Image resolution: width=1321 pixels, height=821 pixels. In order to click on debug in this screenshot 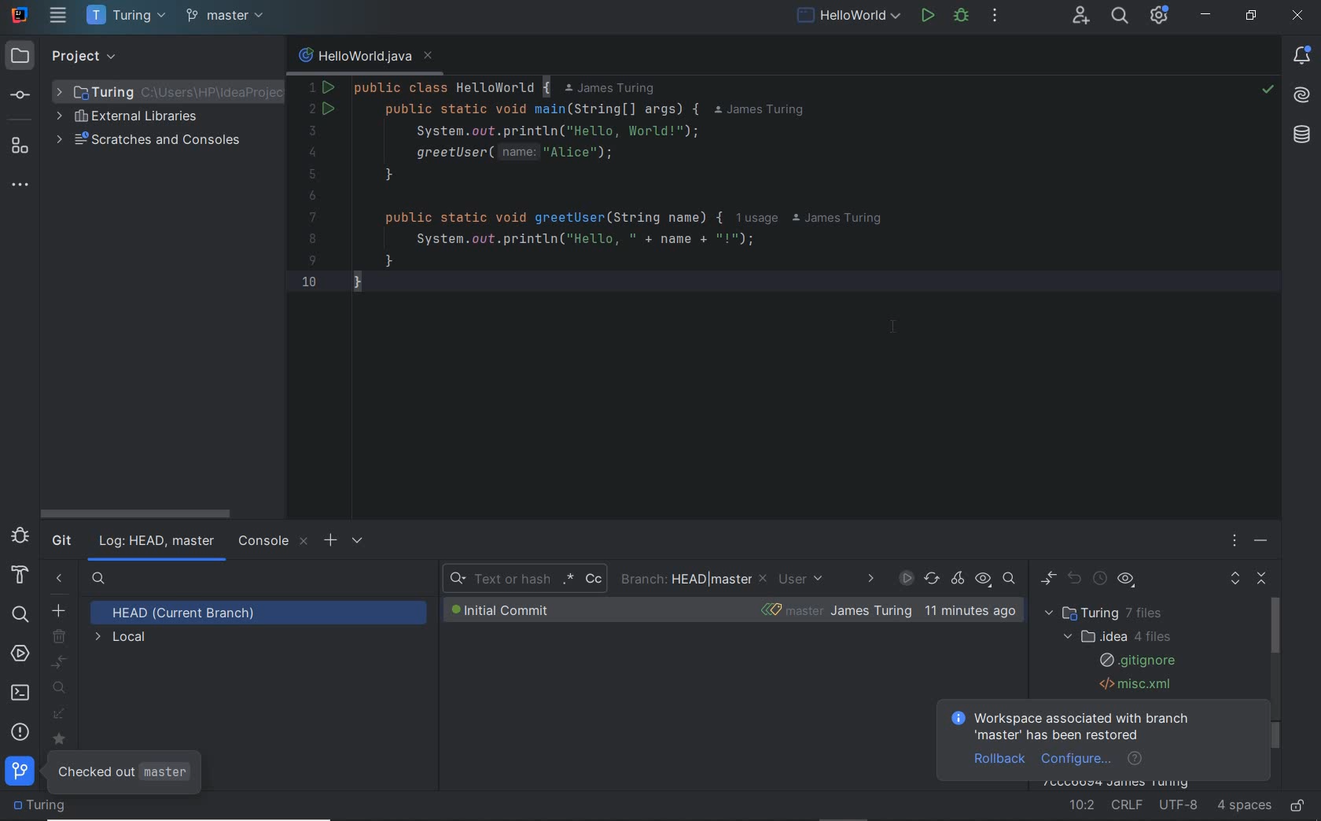, I will do `click(20, 536)`.